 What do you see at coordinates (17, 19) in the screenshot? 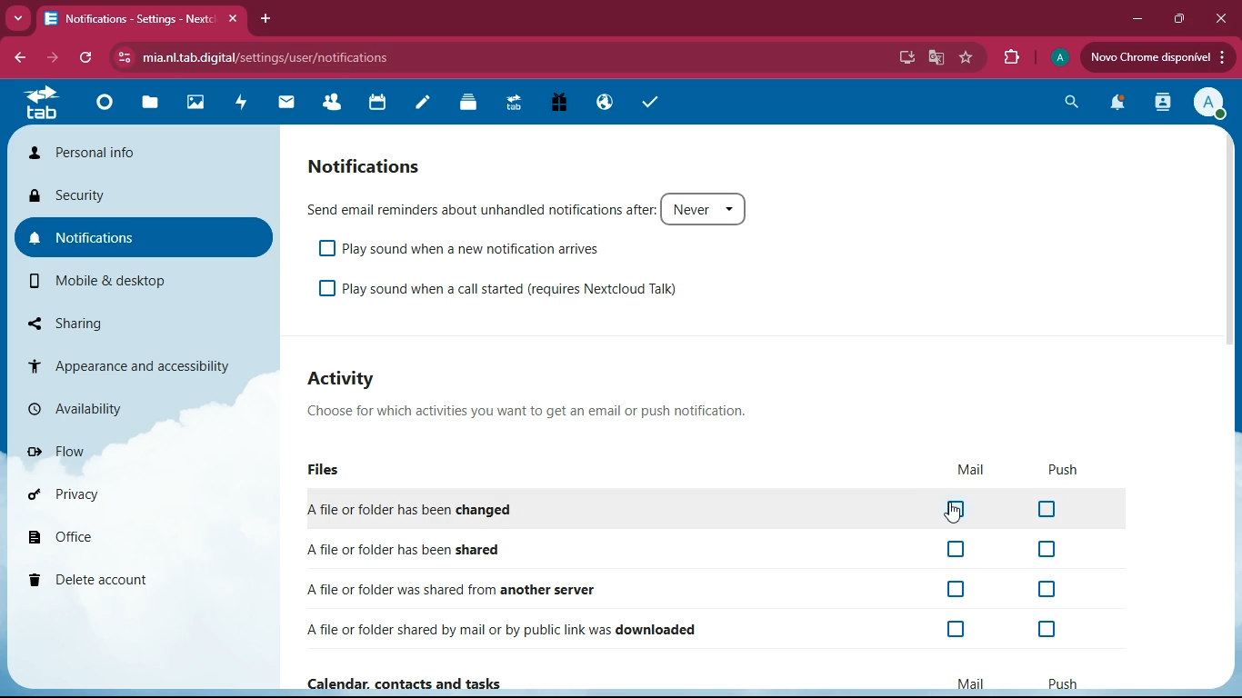
I see `more` at bounding box center [17, 19].